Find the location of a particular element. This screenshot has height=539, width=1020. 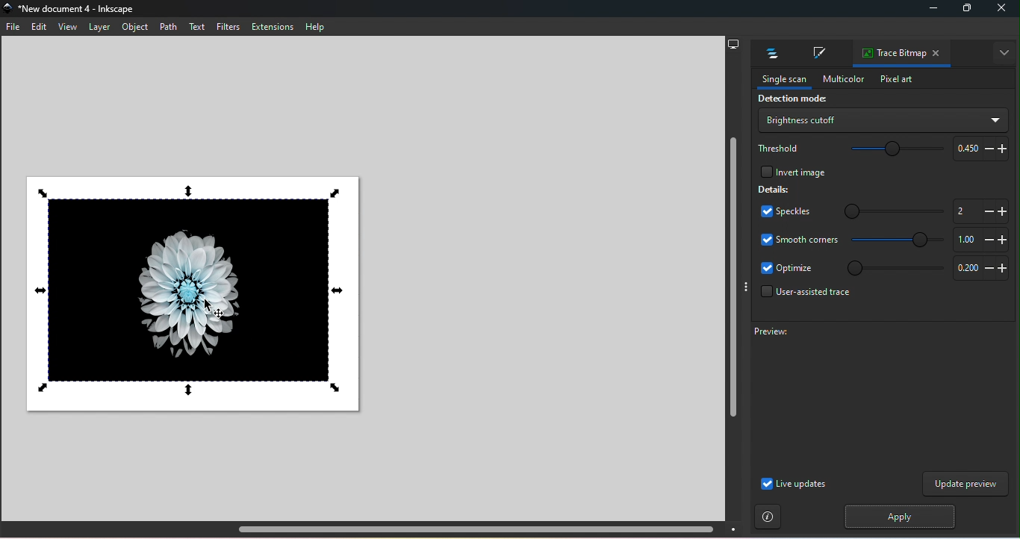

File name is located at coordinates (75, 10).